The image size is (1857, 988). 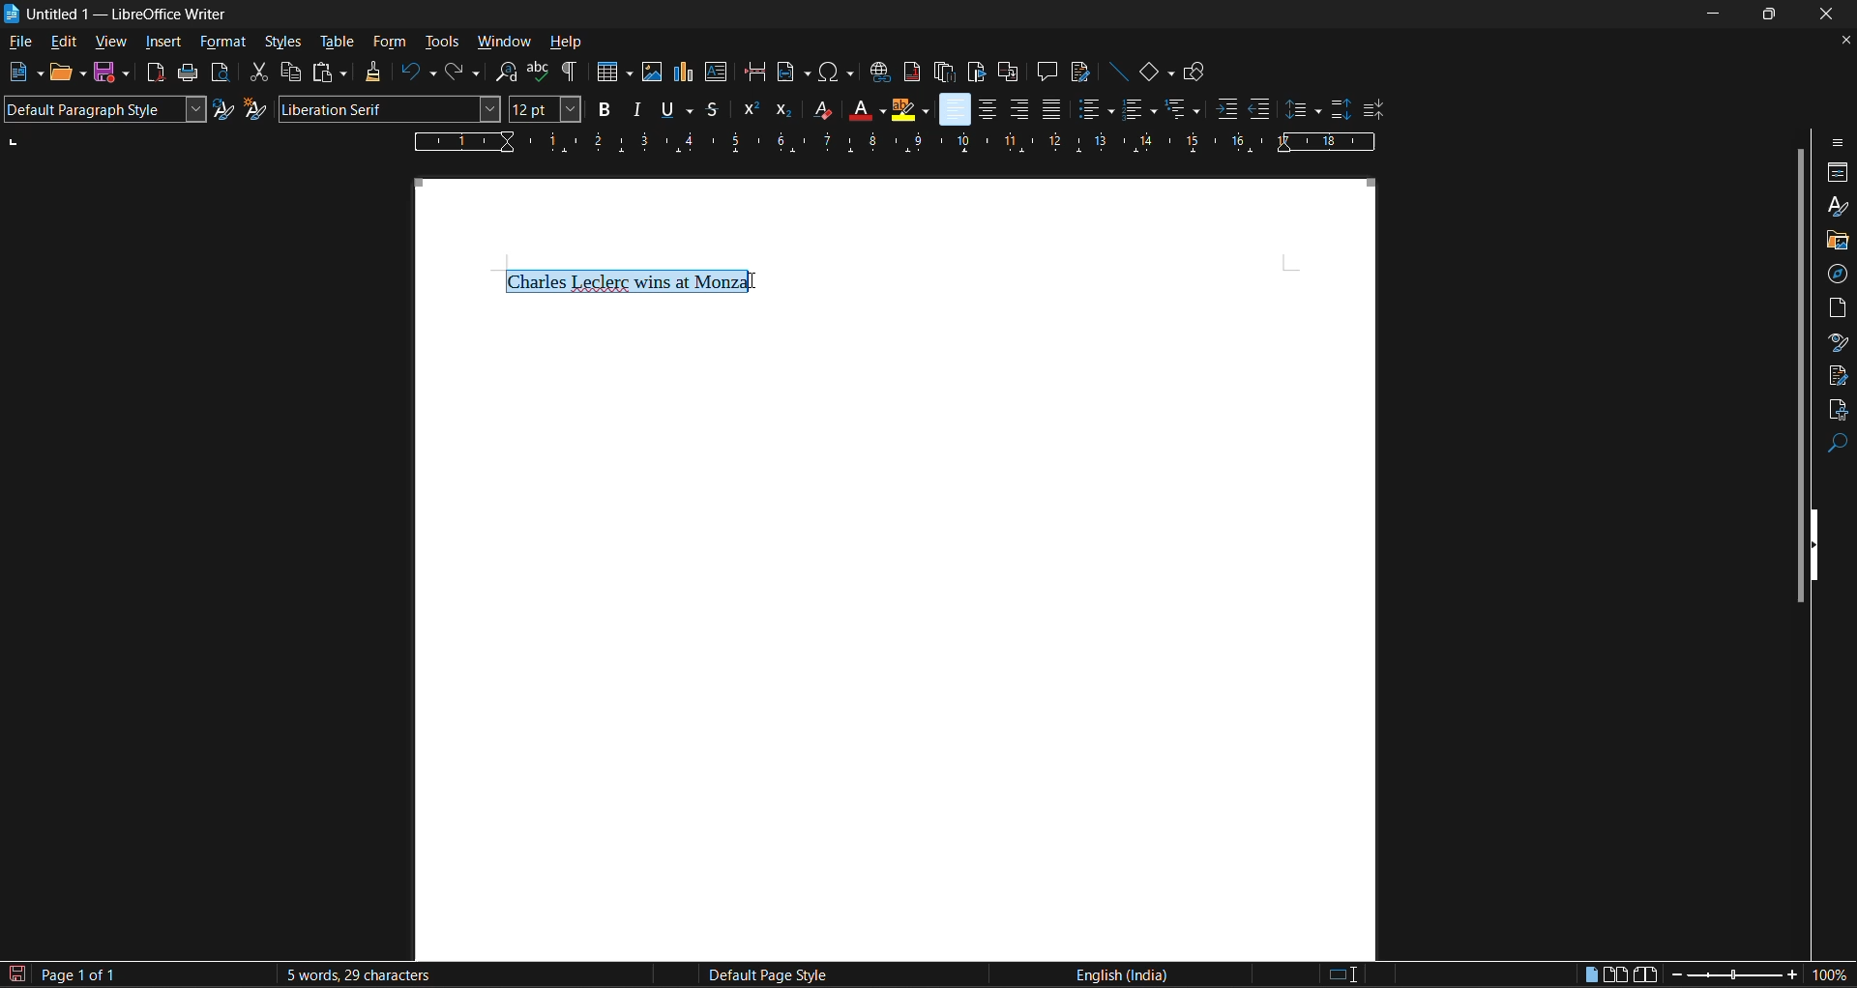 I want to click on minimize, so click(x=1716, y=12).